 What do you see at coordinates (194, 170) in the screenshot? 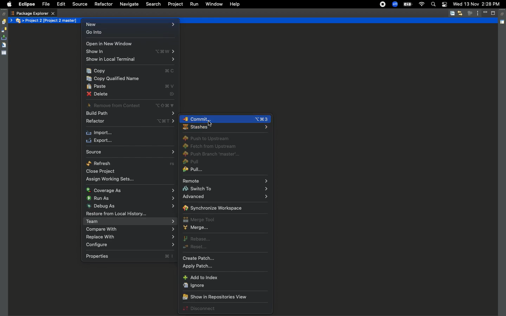
I see `Pull` at bounding box center [194, 170].